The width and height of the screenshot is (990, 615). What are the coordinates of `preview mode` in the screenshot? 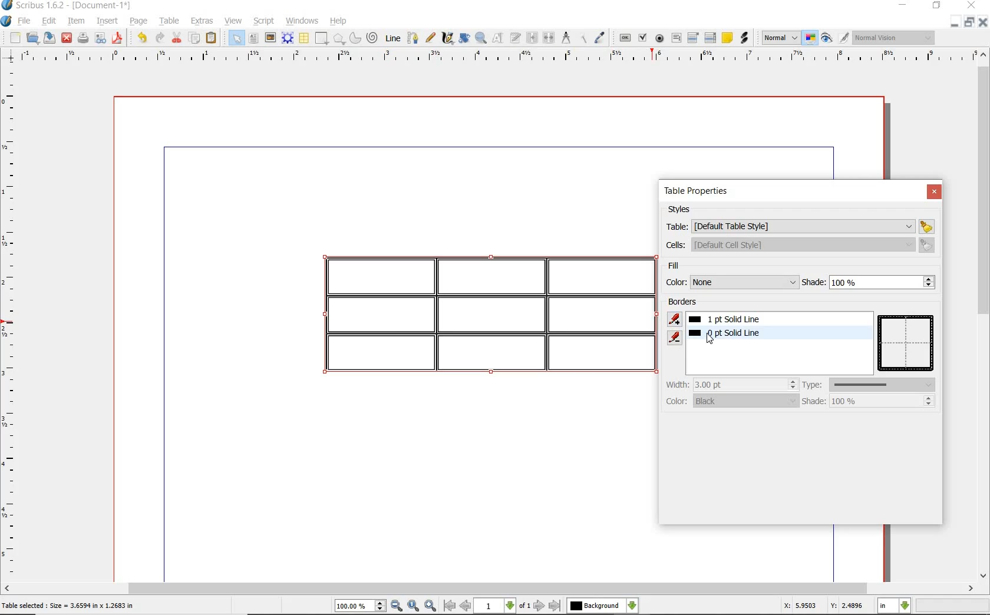 It's located at (826, 38).